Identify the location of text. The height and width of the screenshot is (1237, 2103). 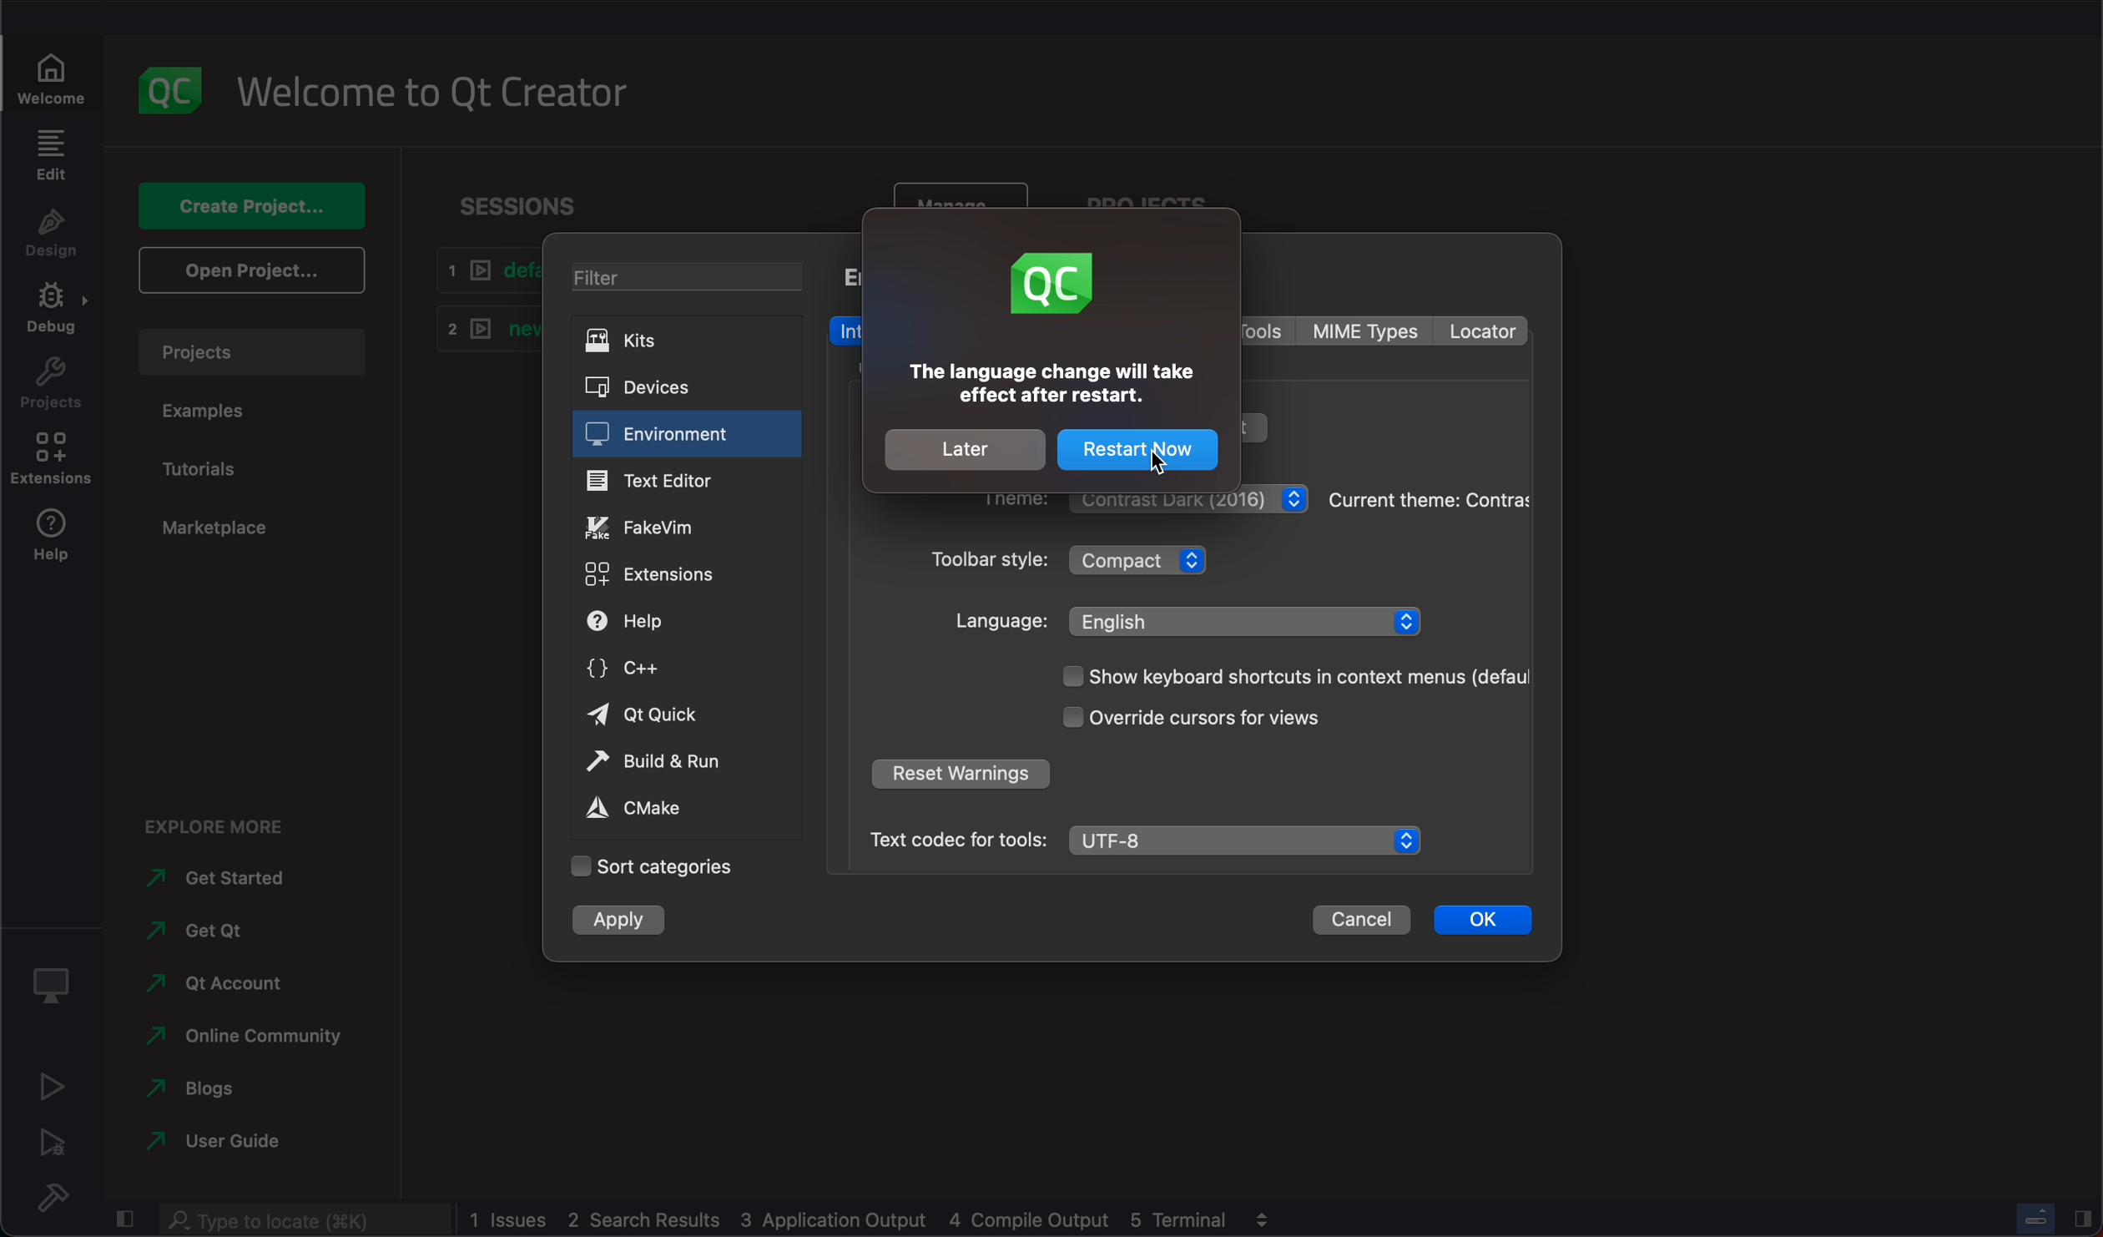
(1050, 385).